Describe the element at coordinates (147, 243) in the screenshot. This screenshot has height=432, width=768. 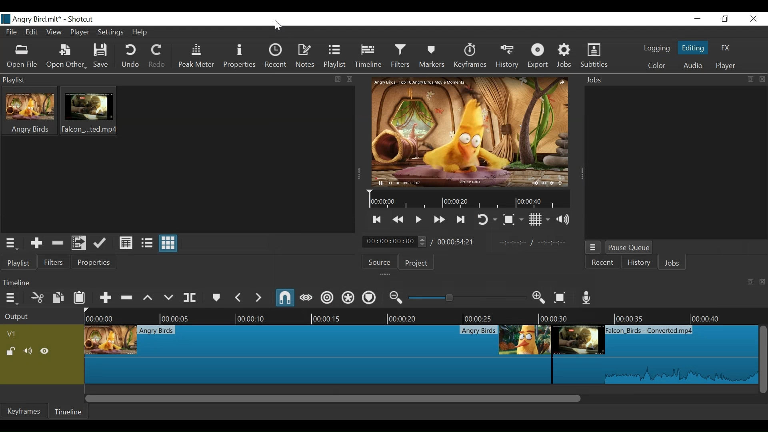
I see `View as files` at that location.